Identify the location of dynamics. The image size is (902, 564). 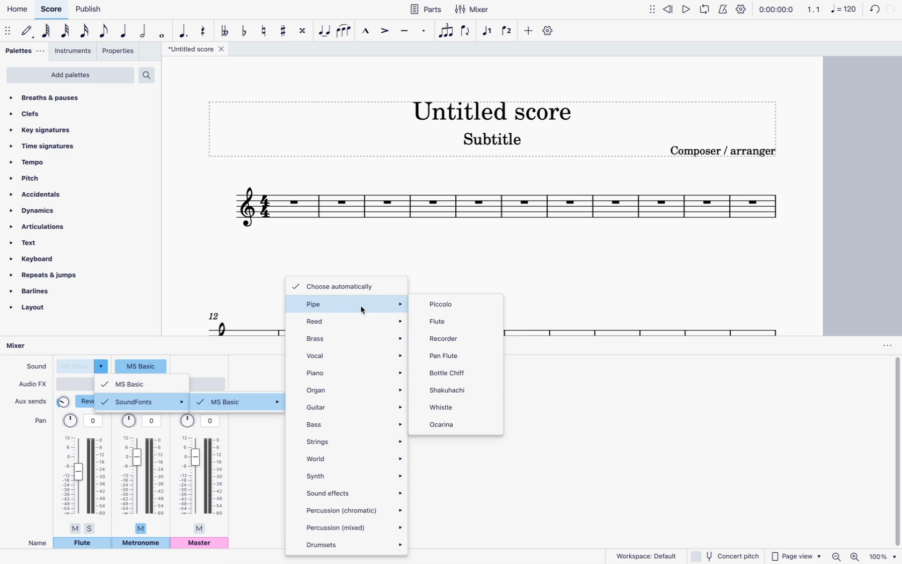
(38, 211).